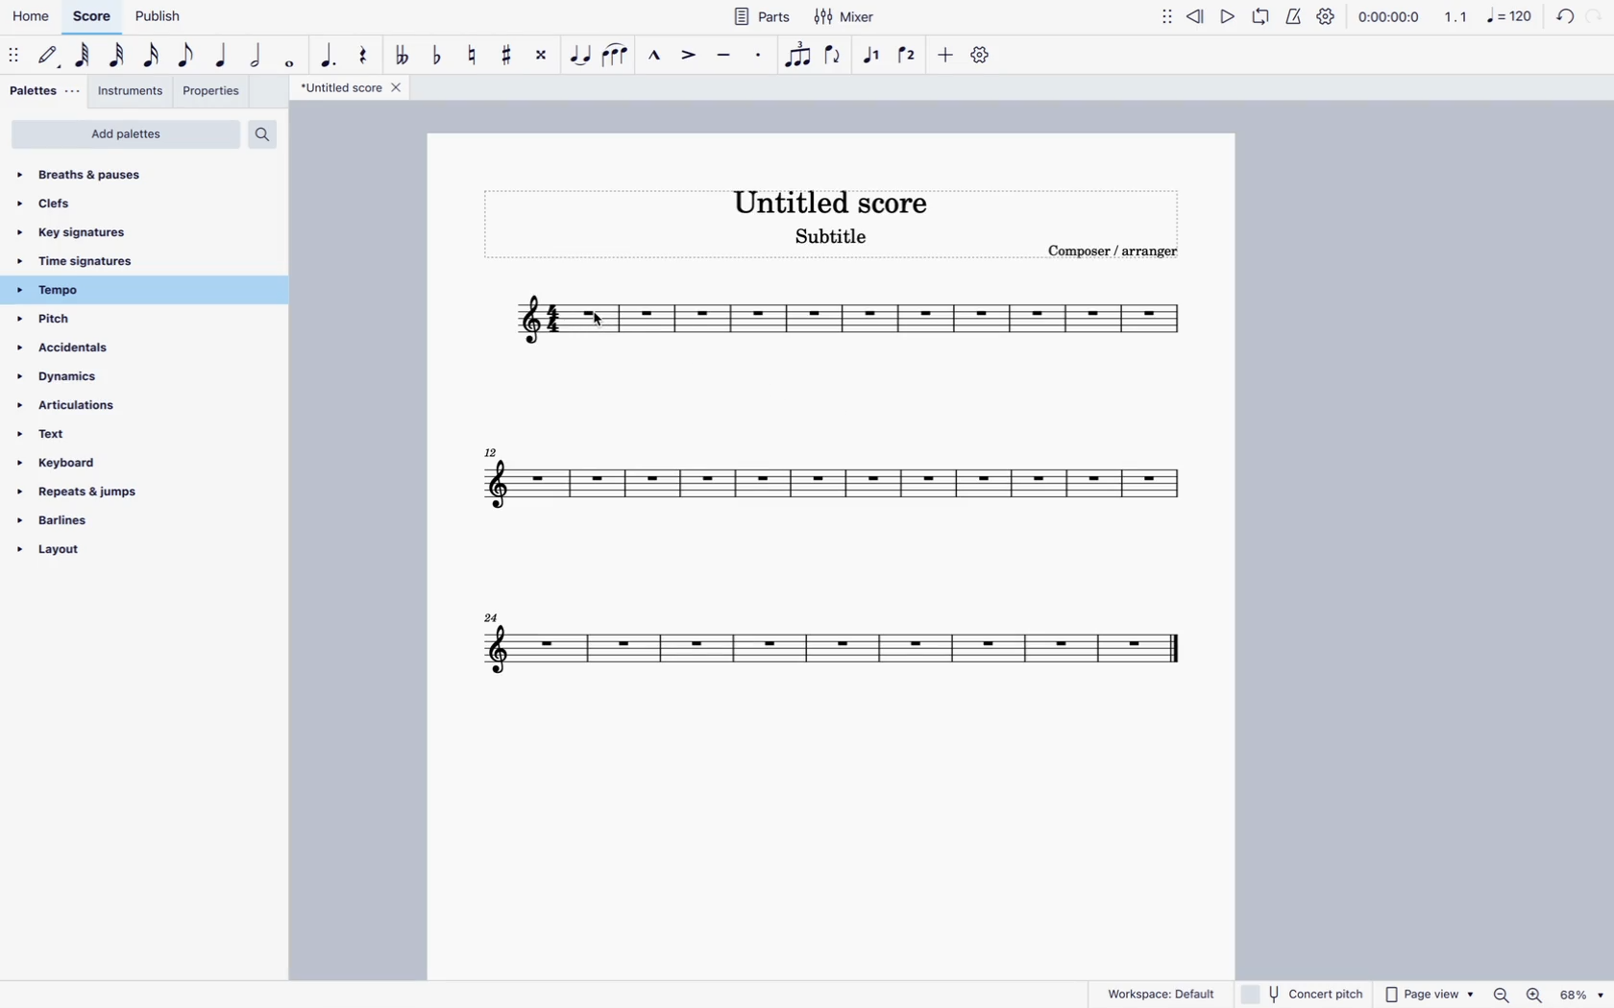 This screenshot has height=1008, width=1614. Describe the element at coordinates (1389, 17) in the screenshot. I see `time` at that location.